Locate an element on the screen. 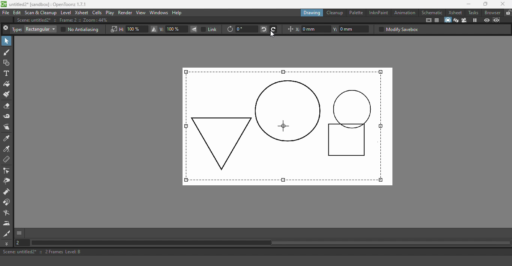  Edit is located at coordinates (17, 13).